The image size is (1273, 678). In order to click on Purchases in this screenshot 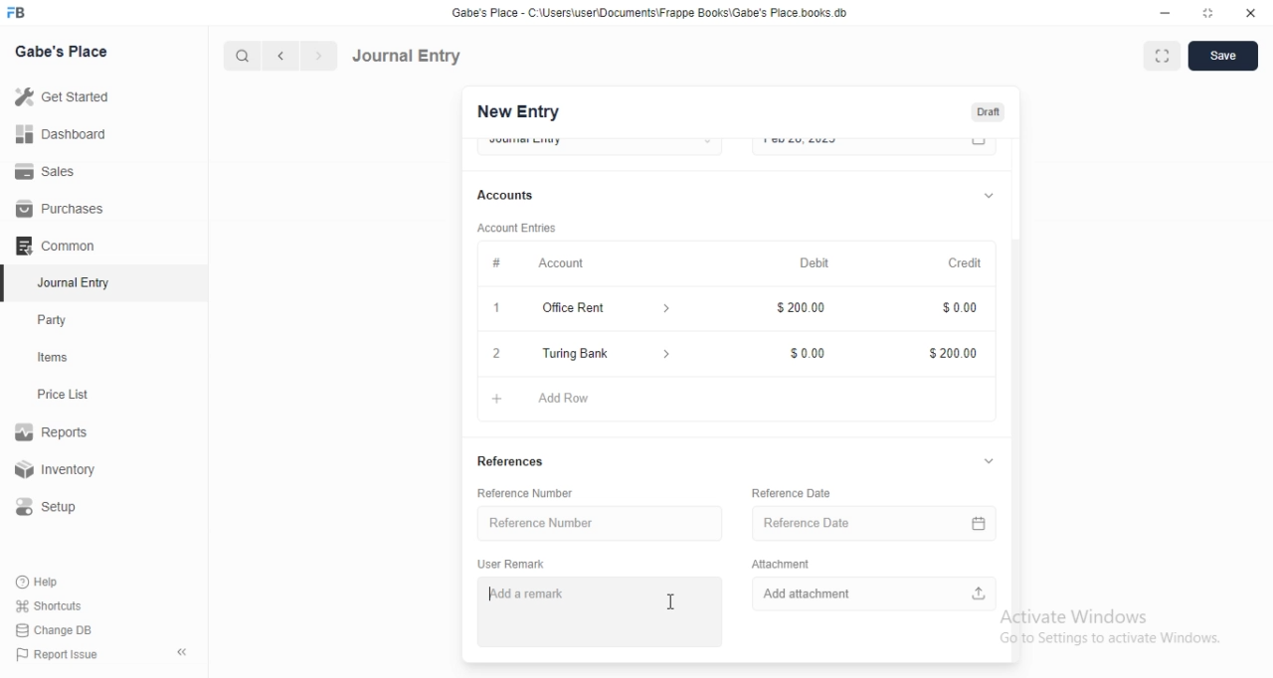, I will do `click(61, 209)`.